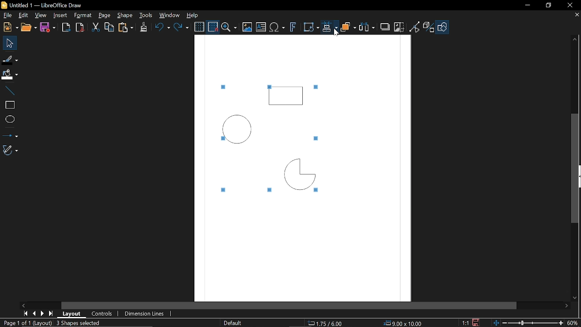 This screenshot has height=327, width=581. I want to click on Page, so click(103, 16).